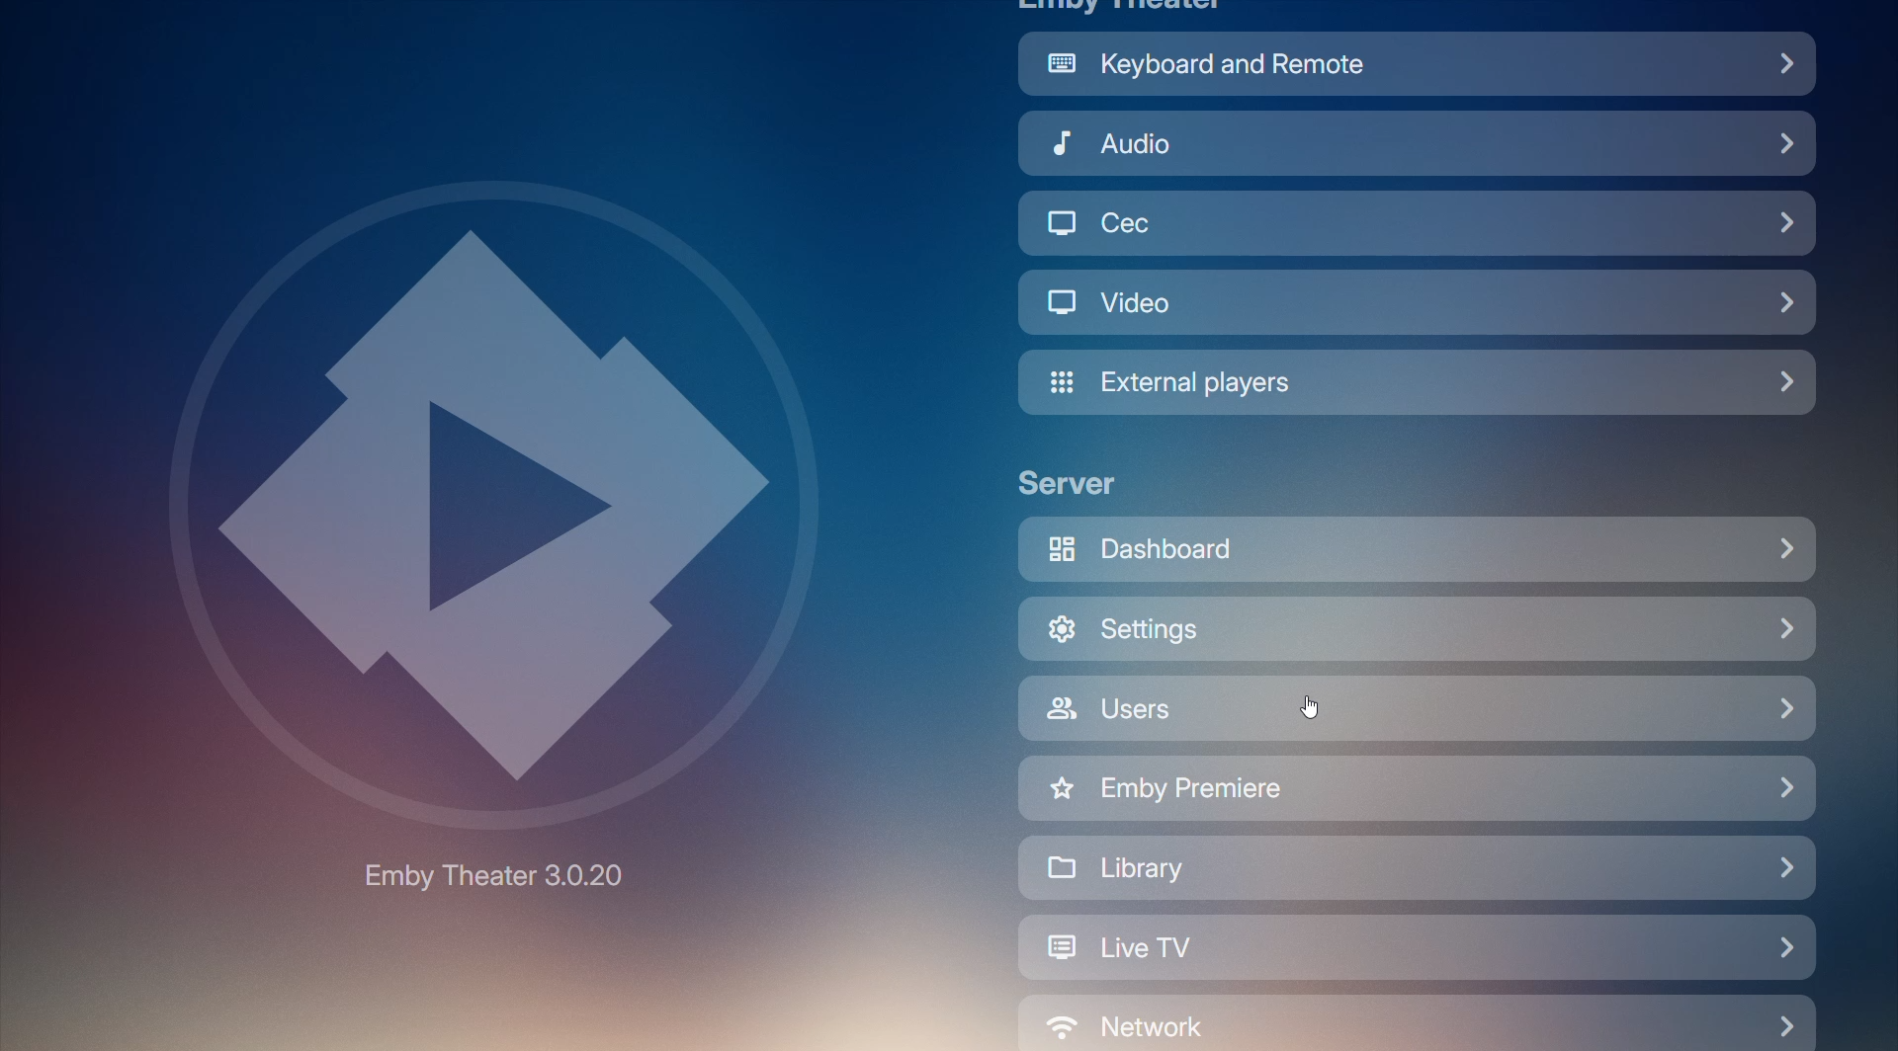 The image size is (1898, 1051). I want to click on Emby Logo, so click(467, 494).